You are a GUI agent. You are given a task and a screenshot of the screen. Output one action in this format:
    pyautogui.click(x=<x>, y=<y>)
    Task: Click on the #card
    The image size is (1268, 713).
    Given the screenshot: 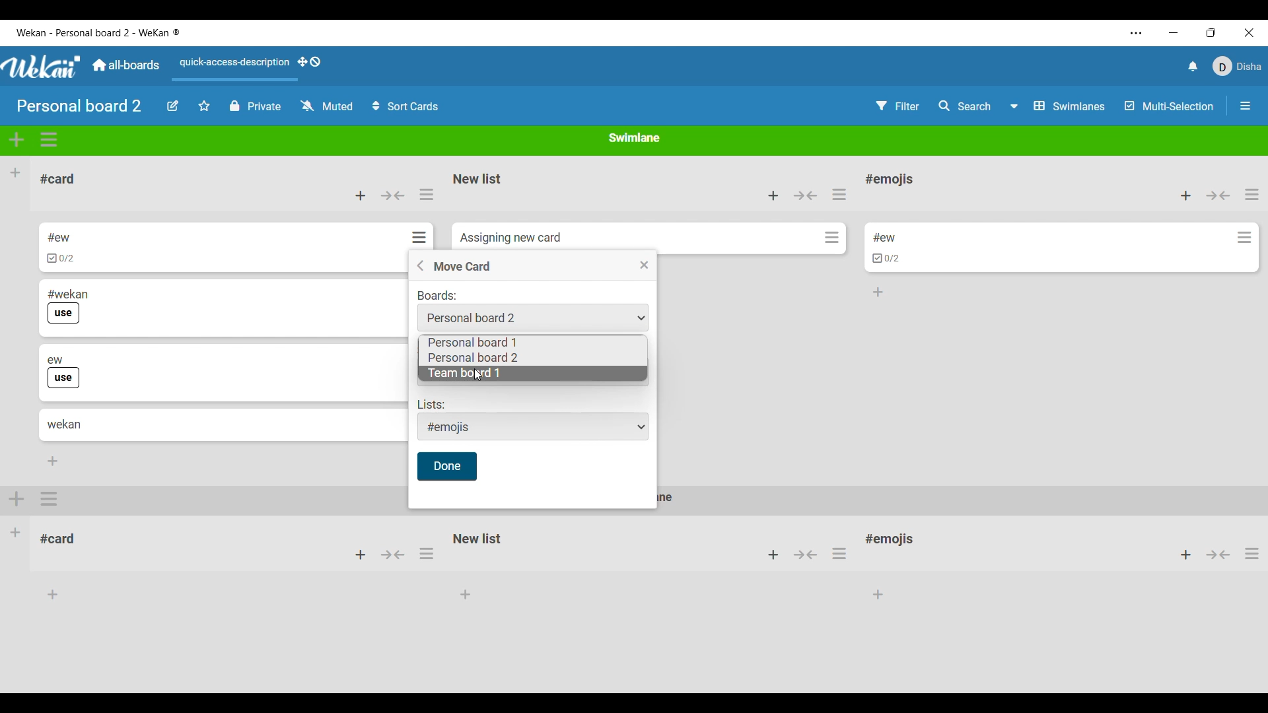 What is the action you would take?
    pyautogui.click(x=64, y=537)
    